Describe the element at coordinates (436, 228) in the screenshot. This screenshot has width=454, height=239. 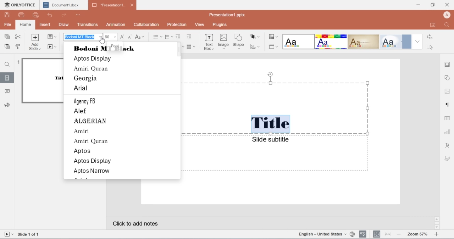
I see `scroll down` at that location.